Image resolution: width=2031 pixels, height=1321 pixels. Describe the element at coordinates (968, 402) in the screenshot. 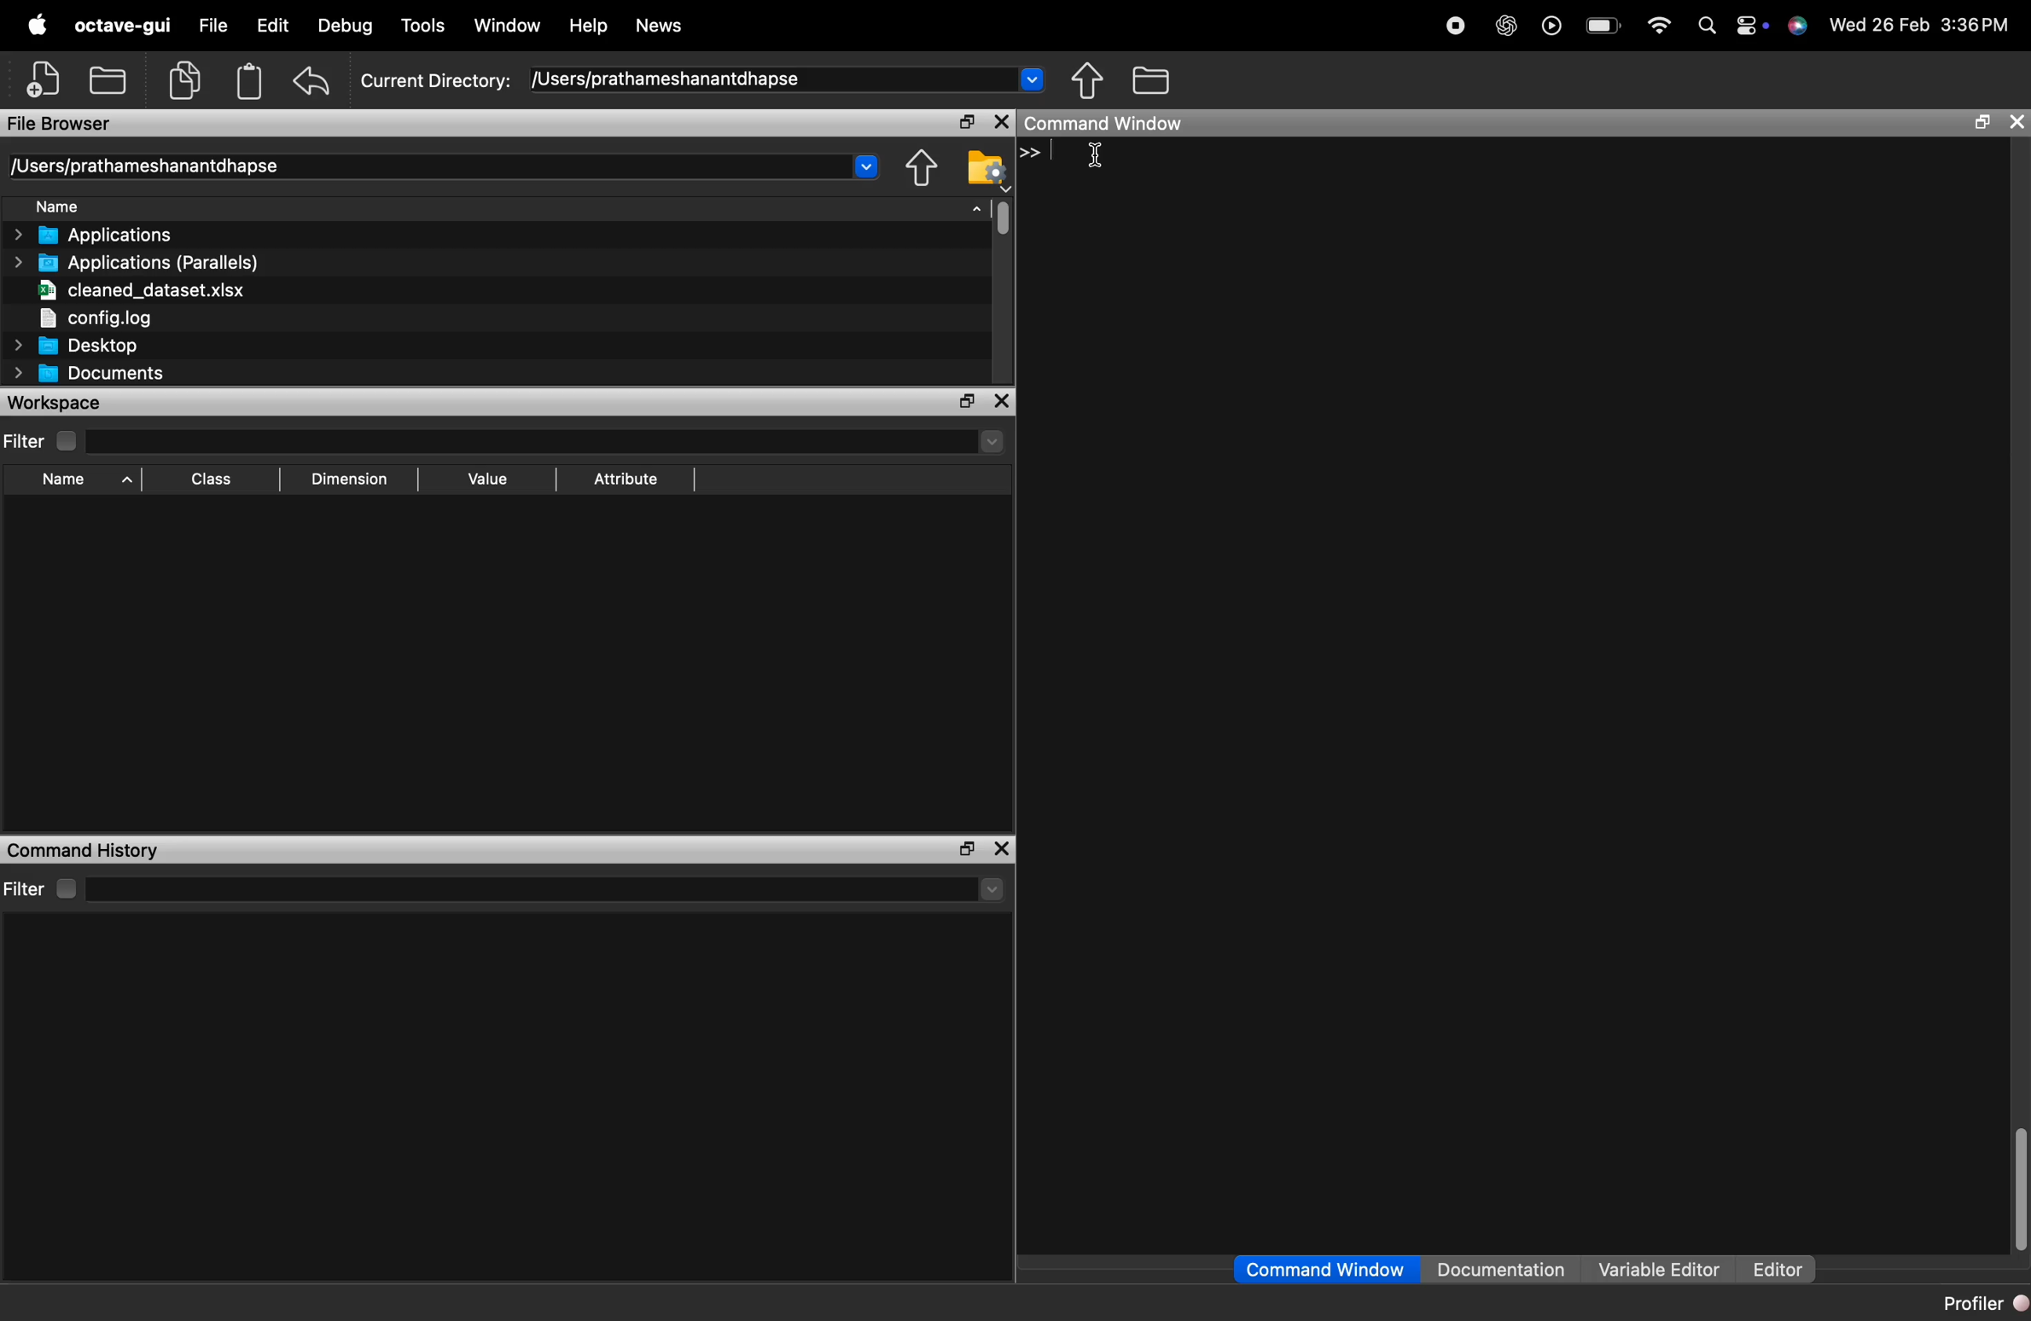

I see `maximize` at that location.